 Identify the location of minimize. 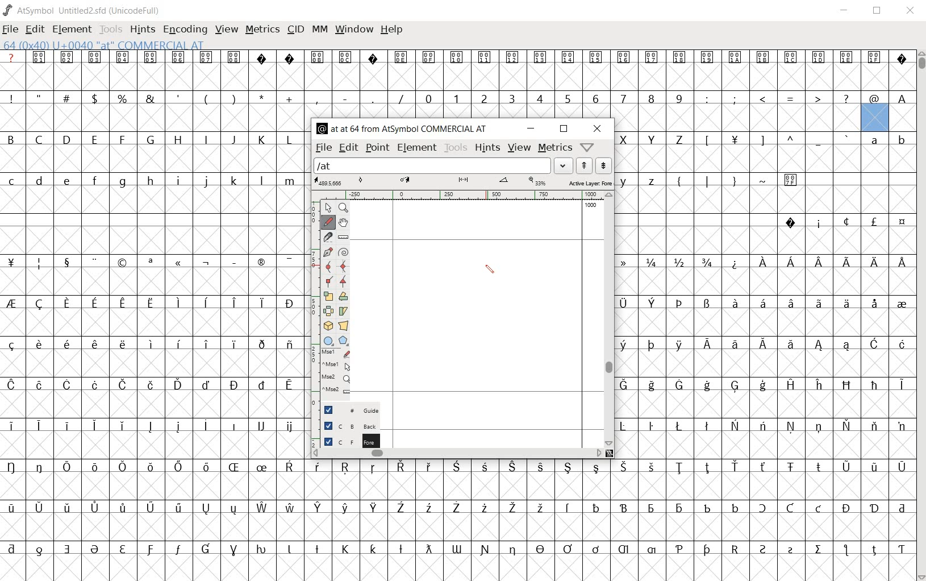
(531, 129).